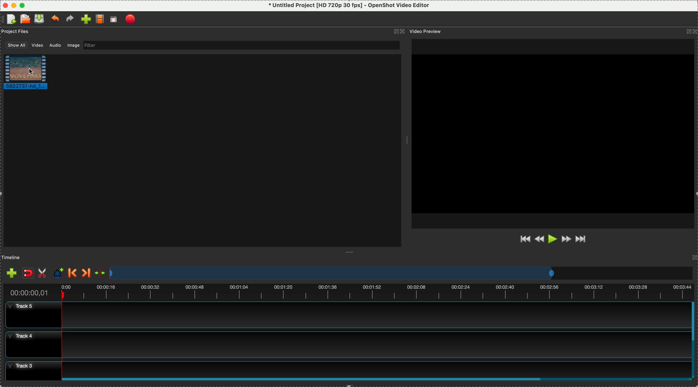 The width and height of the screenshot is (698, 387). Describe the element at coordinates (10, 272) in the screenshot. I see `import files` at that location.